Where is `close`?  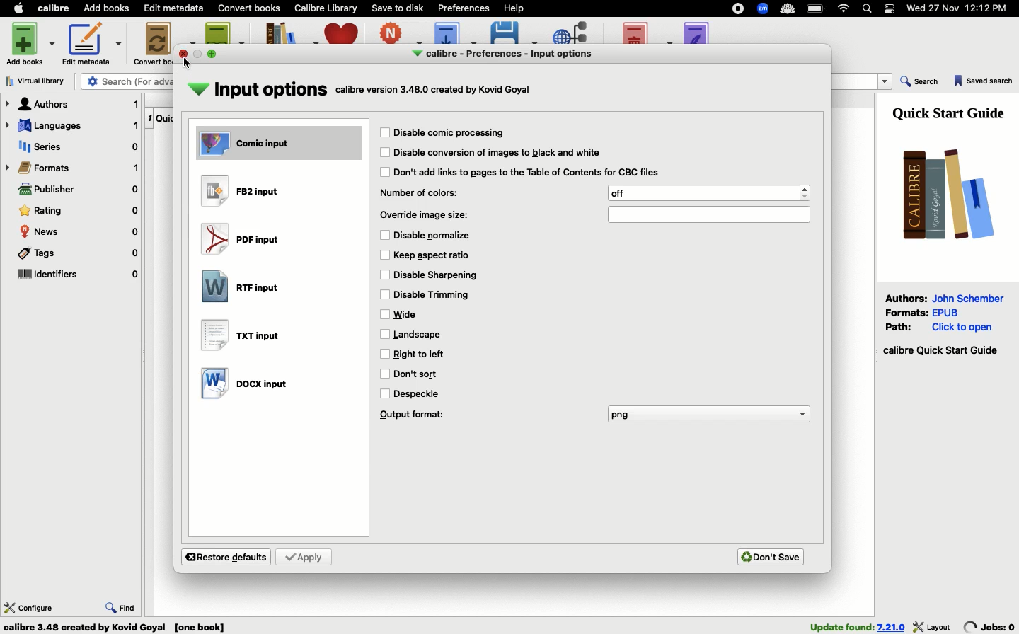 close is located at coordinates (184, 54).